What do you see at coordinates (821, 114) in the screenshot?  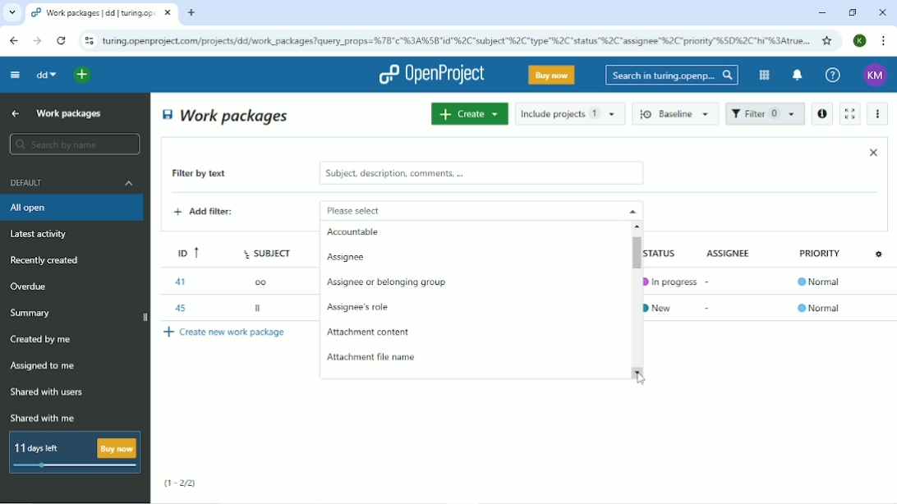 I see `Open details view` at bounding box center [821, 114].